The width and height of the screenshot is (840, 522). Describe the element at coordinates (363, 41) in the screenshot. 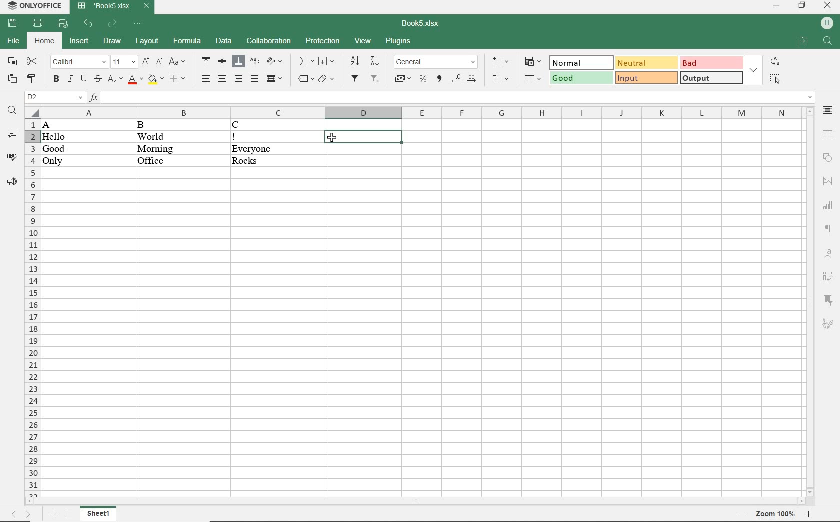

I see `view` at that location.